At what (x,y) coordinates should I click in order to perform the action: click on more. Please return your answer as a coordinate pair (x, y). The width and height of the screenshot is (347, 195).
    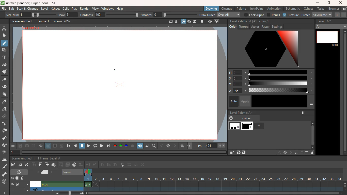
    Looking at the image, I should click on (4, 192).